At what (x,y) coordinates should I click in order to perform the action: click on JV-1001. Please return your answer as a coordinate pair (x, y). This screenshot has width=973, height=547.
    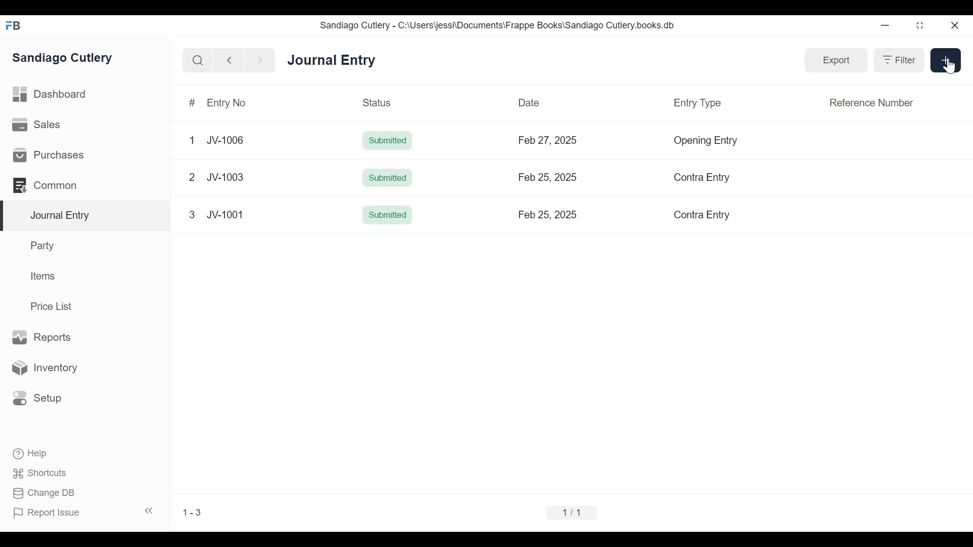
    Looking at the image, I should click on (227, 215).